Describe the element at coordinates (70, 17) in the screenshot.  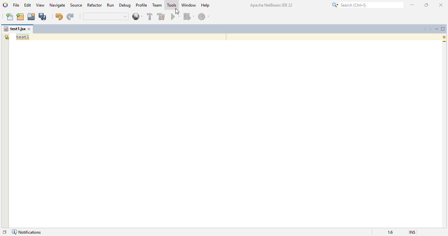
I see `redo` at that location.